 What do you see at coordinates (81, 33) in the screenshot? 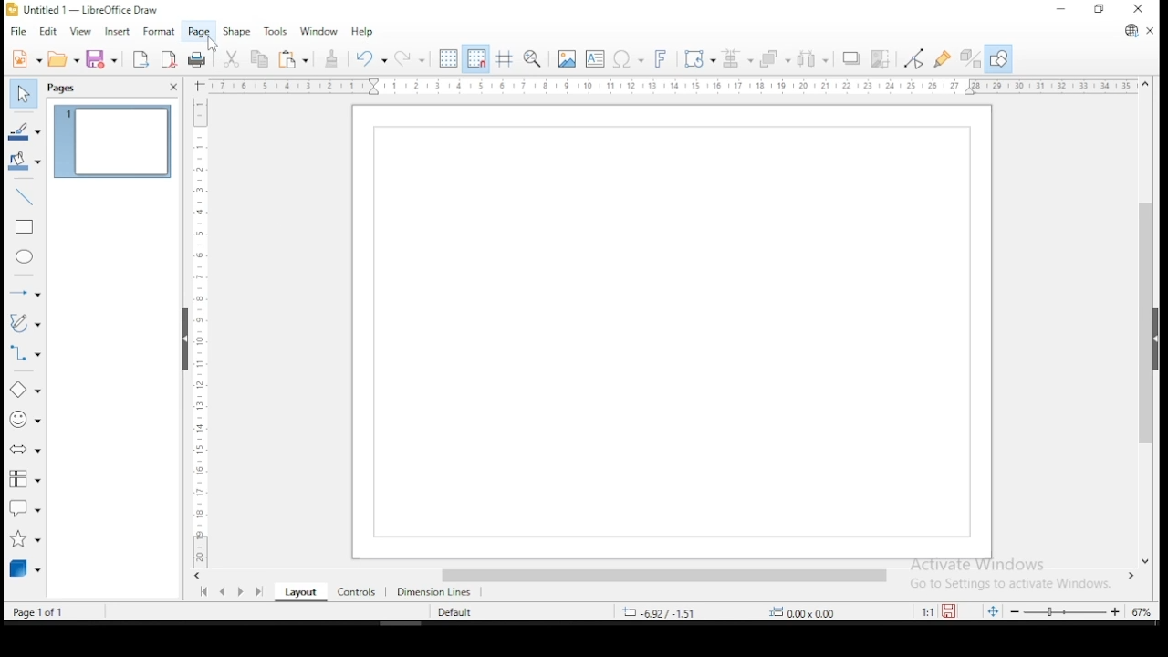
I see `view` at bounding box center [81, 33].